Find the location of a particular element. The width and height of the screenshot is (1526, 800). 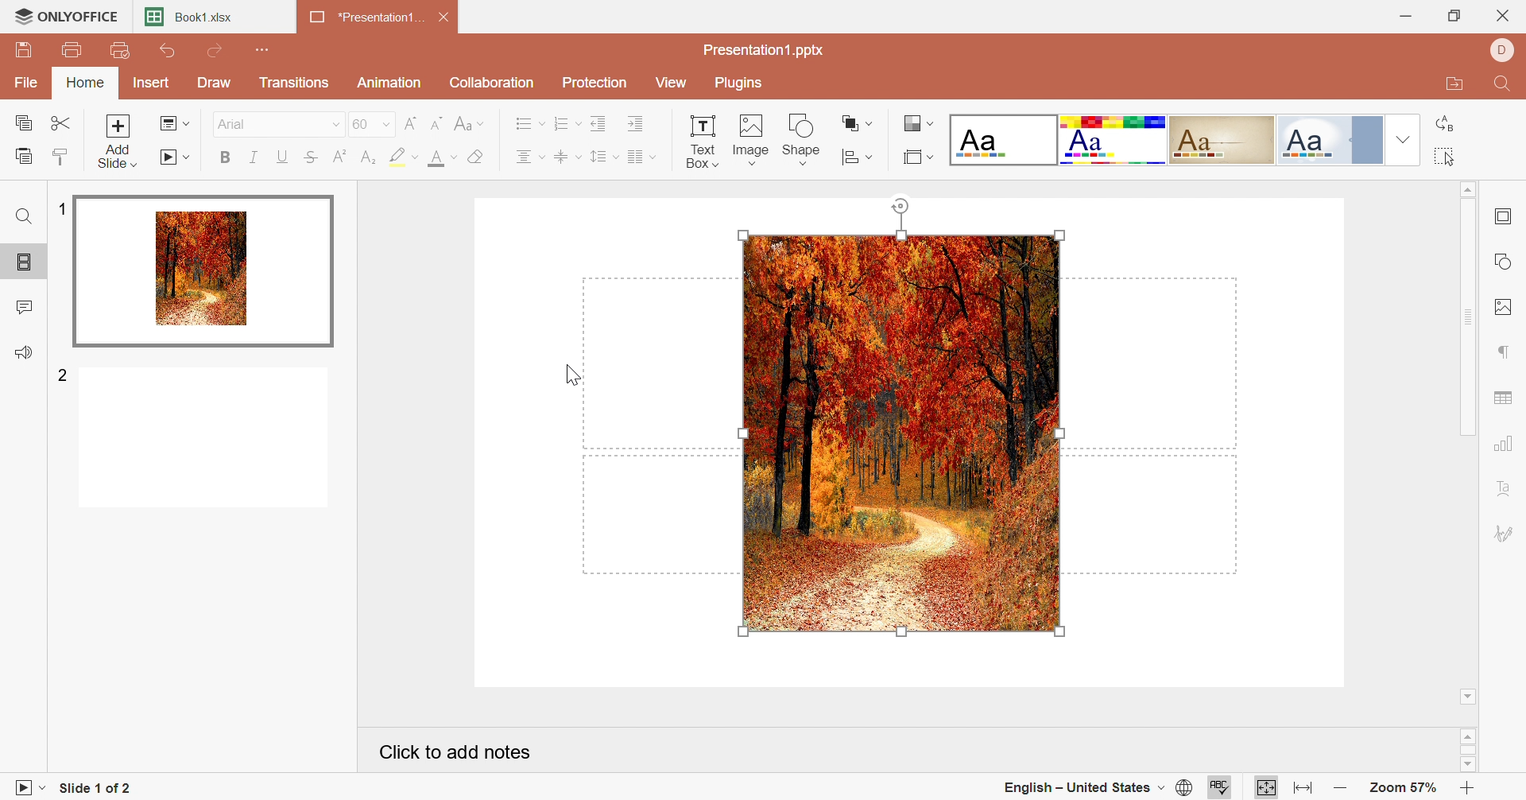

Spell checking is located at coordinates (1215, 790).